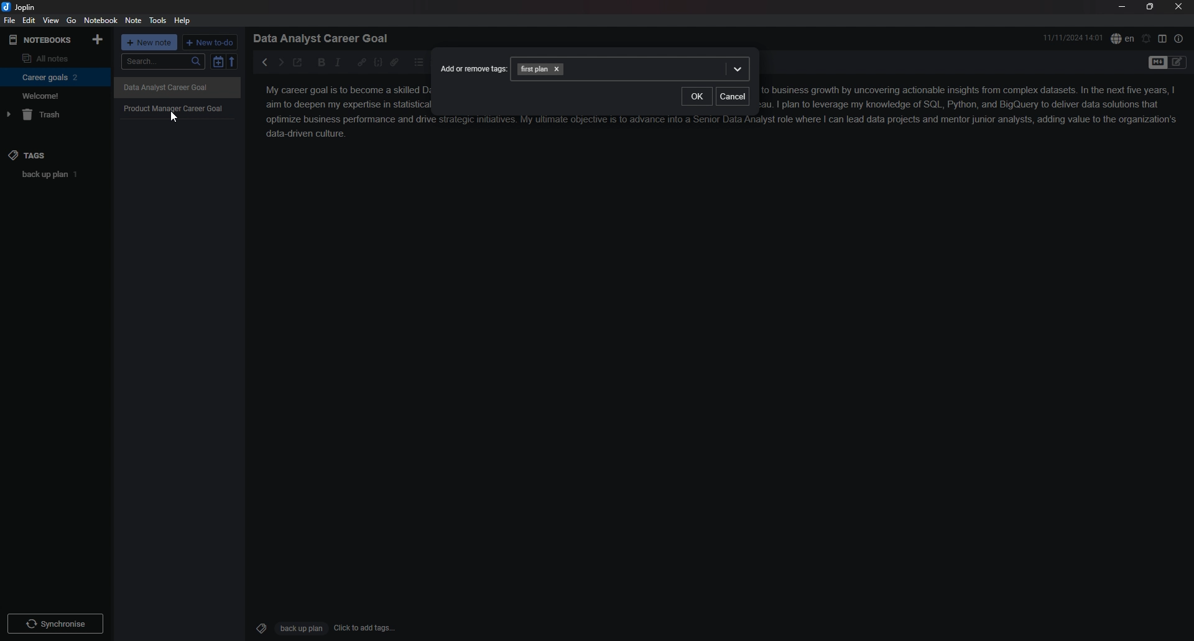  I want to click on note properties, so click(1179, 39).